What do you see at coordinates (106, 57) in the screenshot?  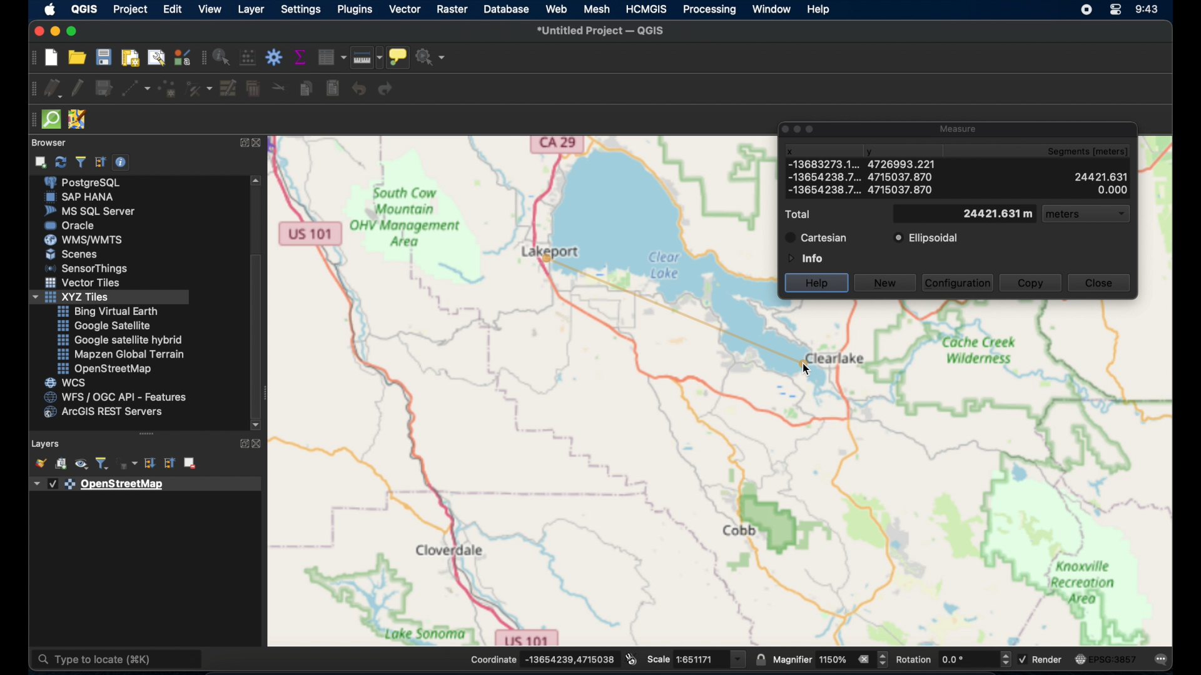 I see `save project` at bounding box center [106, 57].